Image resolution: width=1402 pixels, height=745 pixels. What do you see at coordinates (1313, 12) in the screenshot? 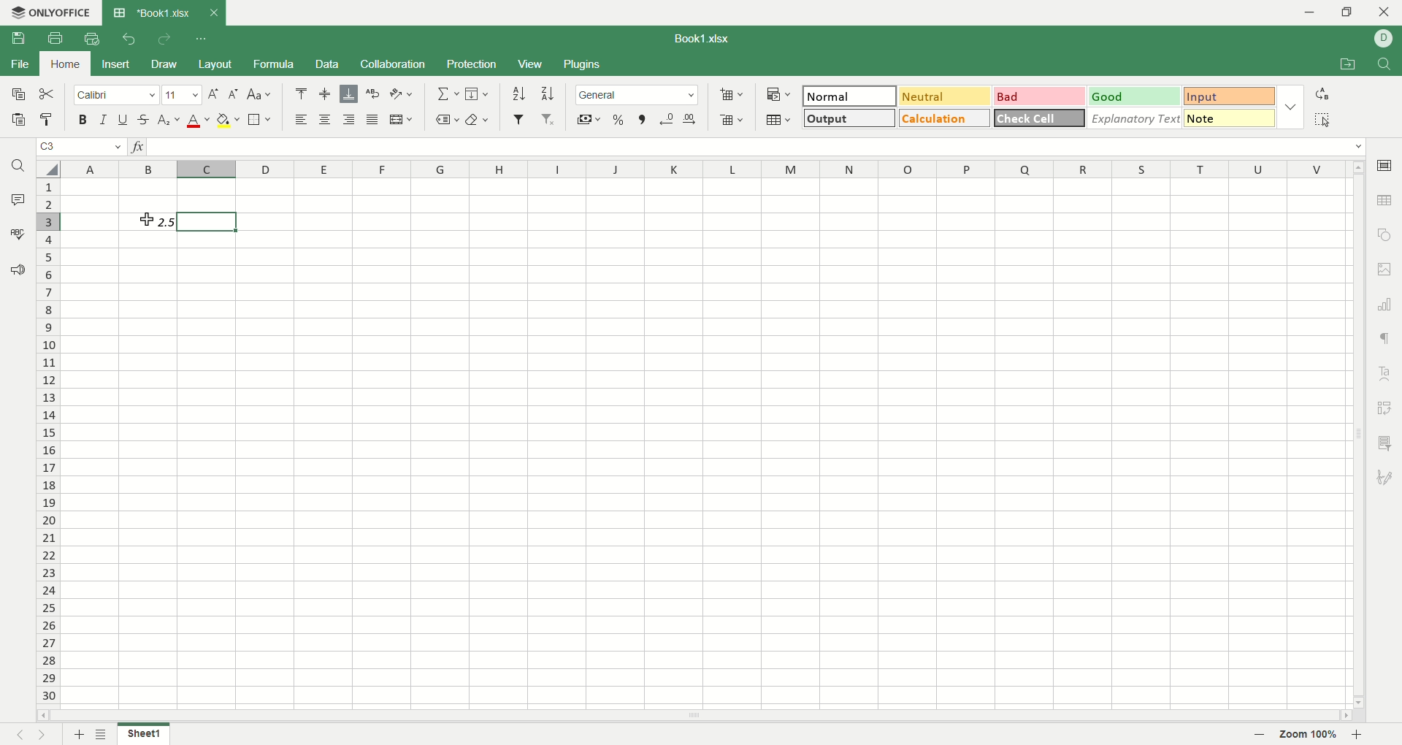
I see `minimize` at bounding box center [1313, 12].